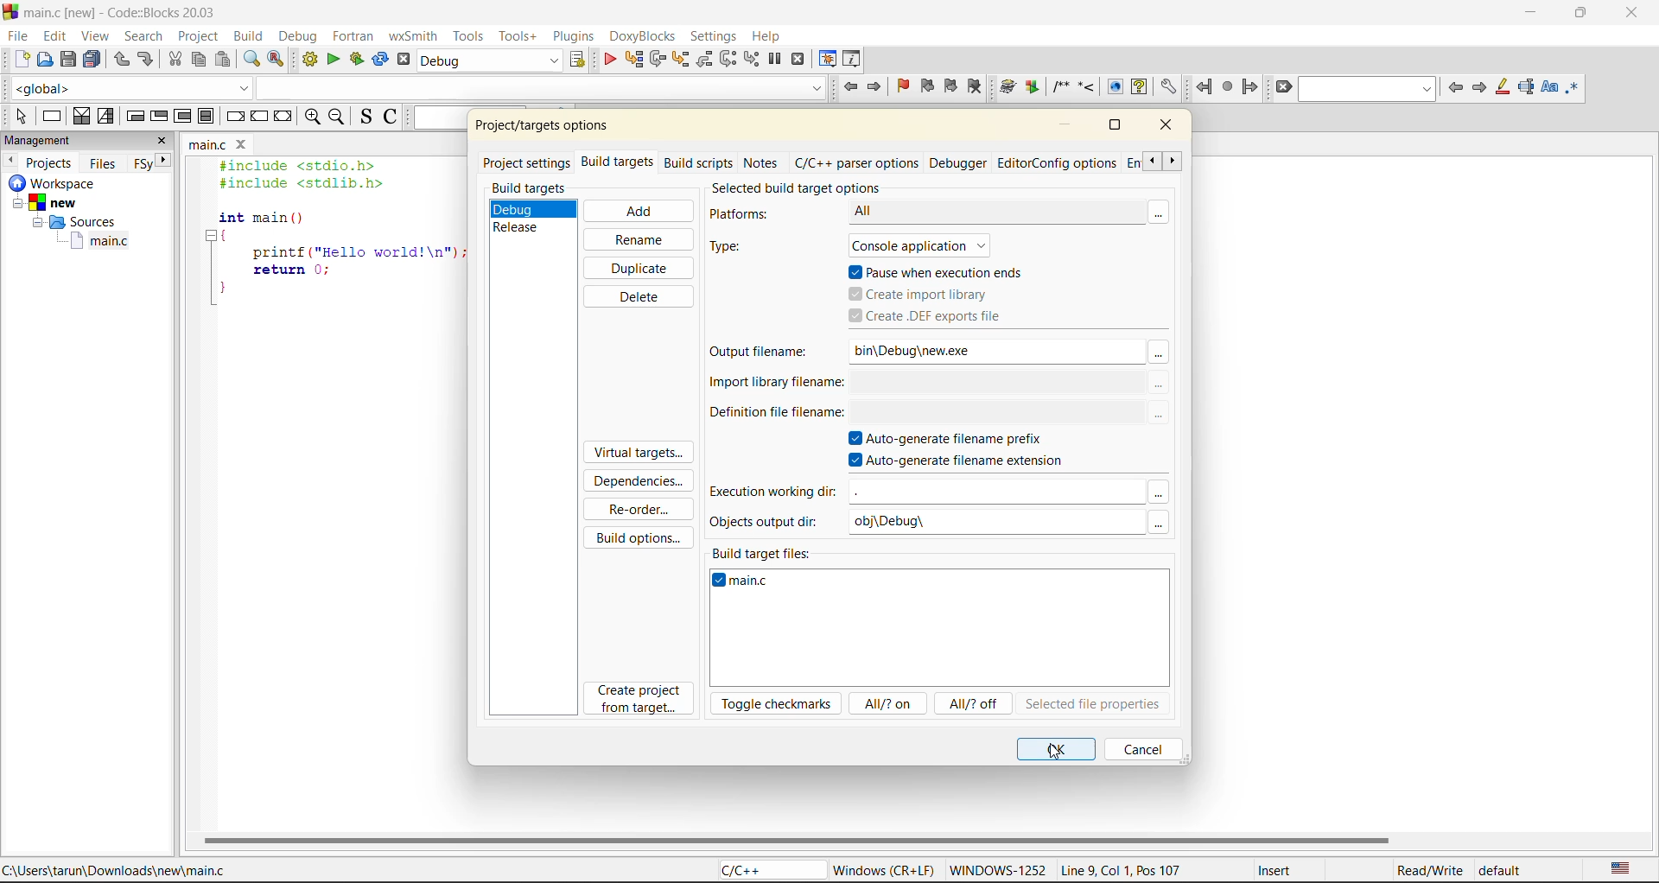  What do you see at coordinates (121, 870) in the screenshot?
I see `C:\Users\tarun\Downloads\new\main.c` at bounding box center [121, 870].